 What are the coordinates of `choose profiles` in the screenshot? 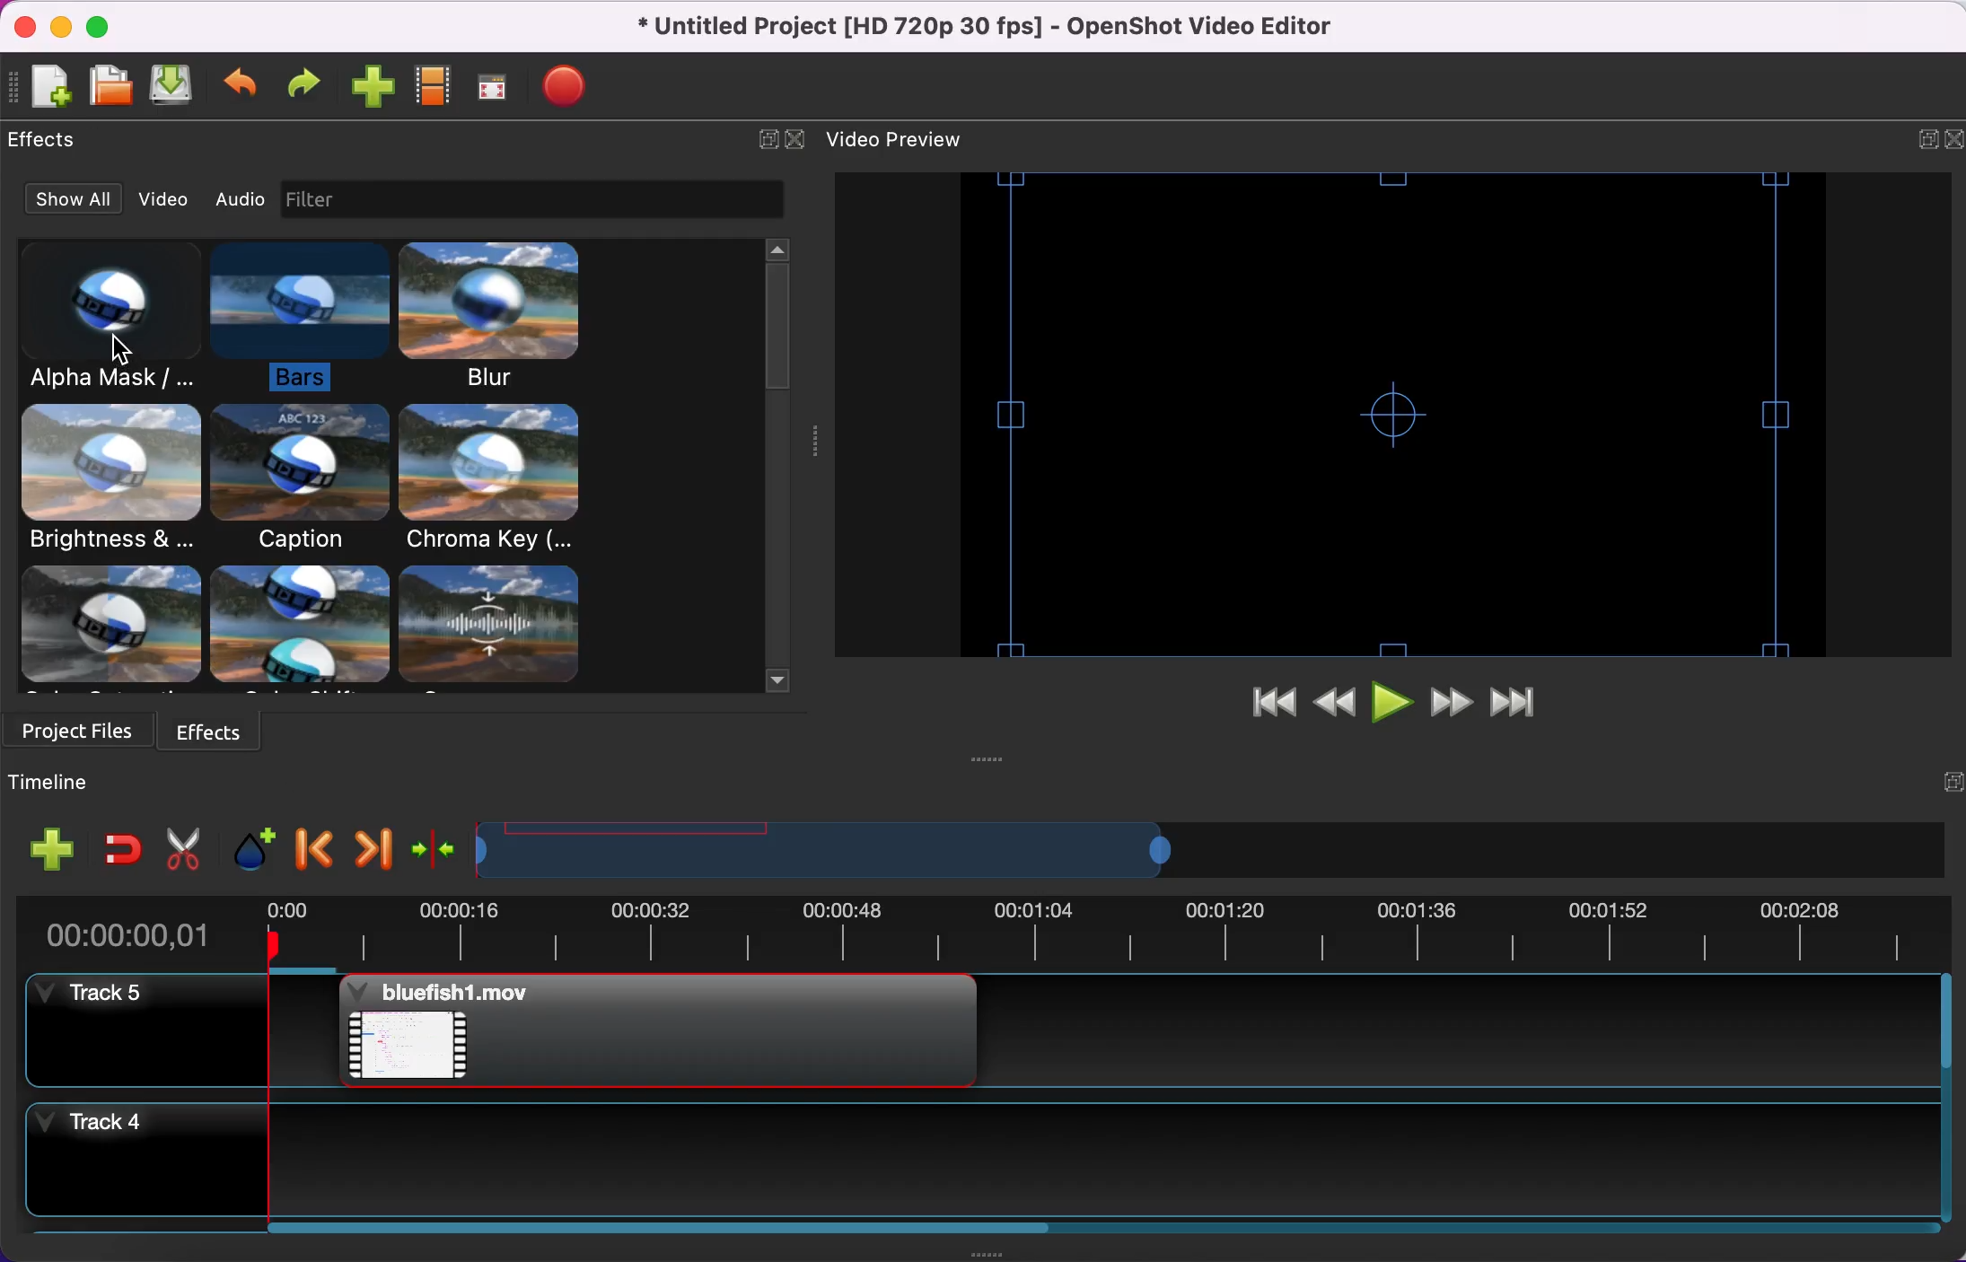 It's located at (435, 92).